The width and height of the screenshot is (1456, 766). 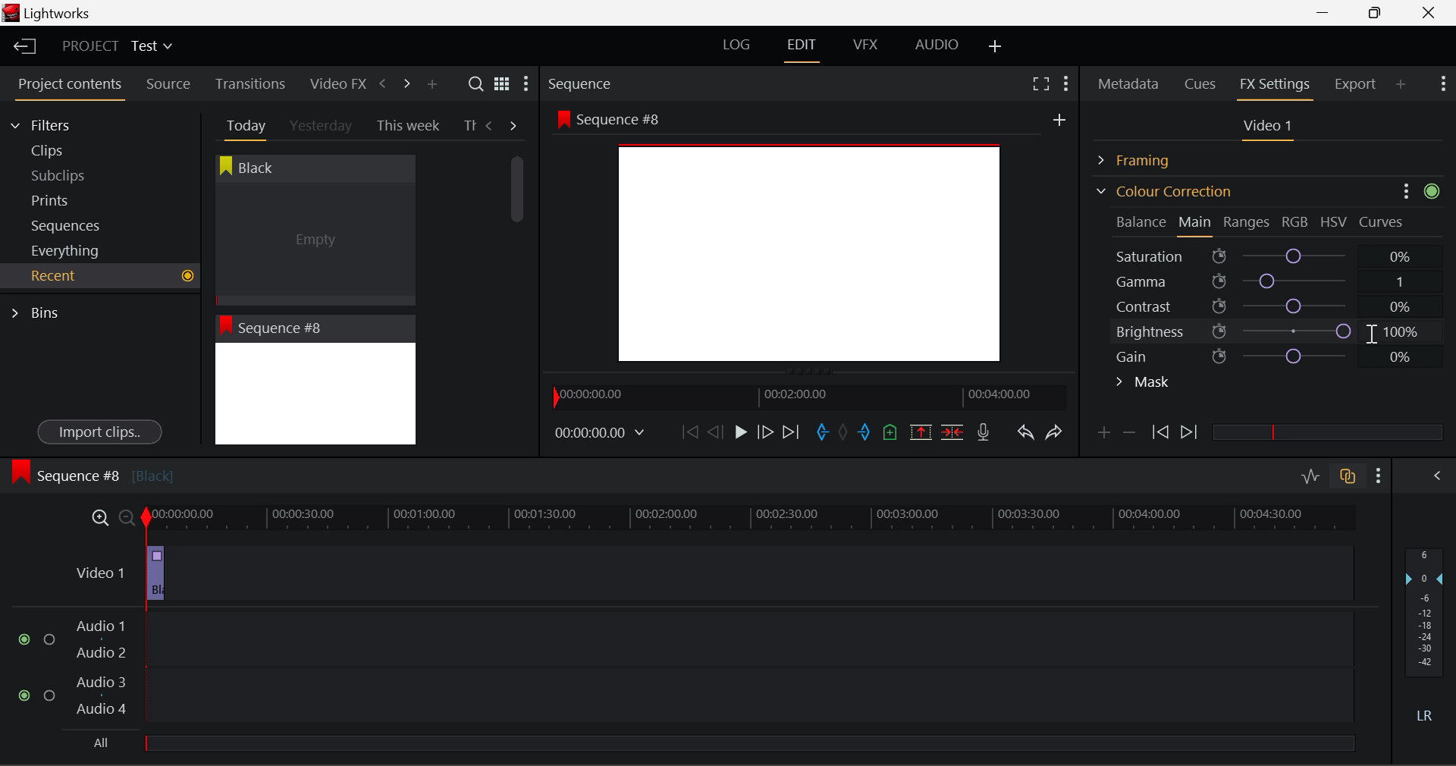 What do you see at coordinates (469, 124) in the screenshot?
I see `Th` at bounding box center [469, 124].